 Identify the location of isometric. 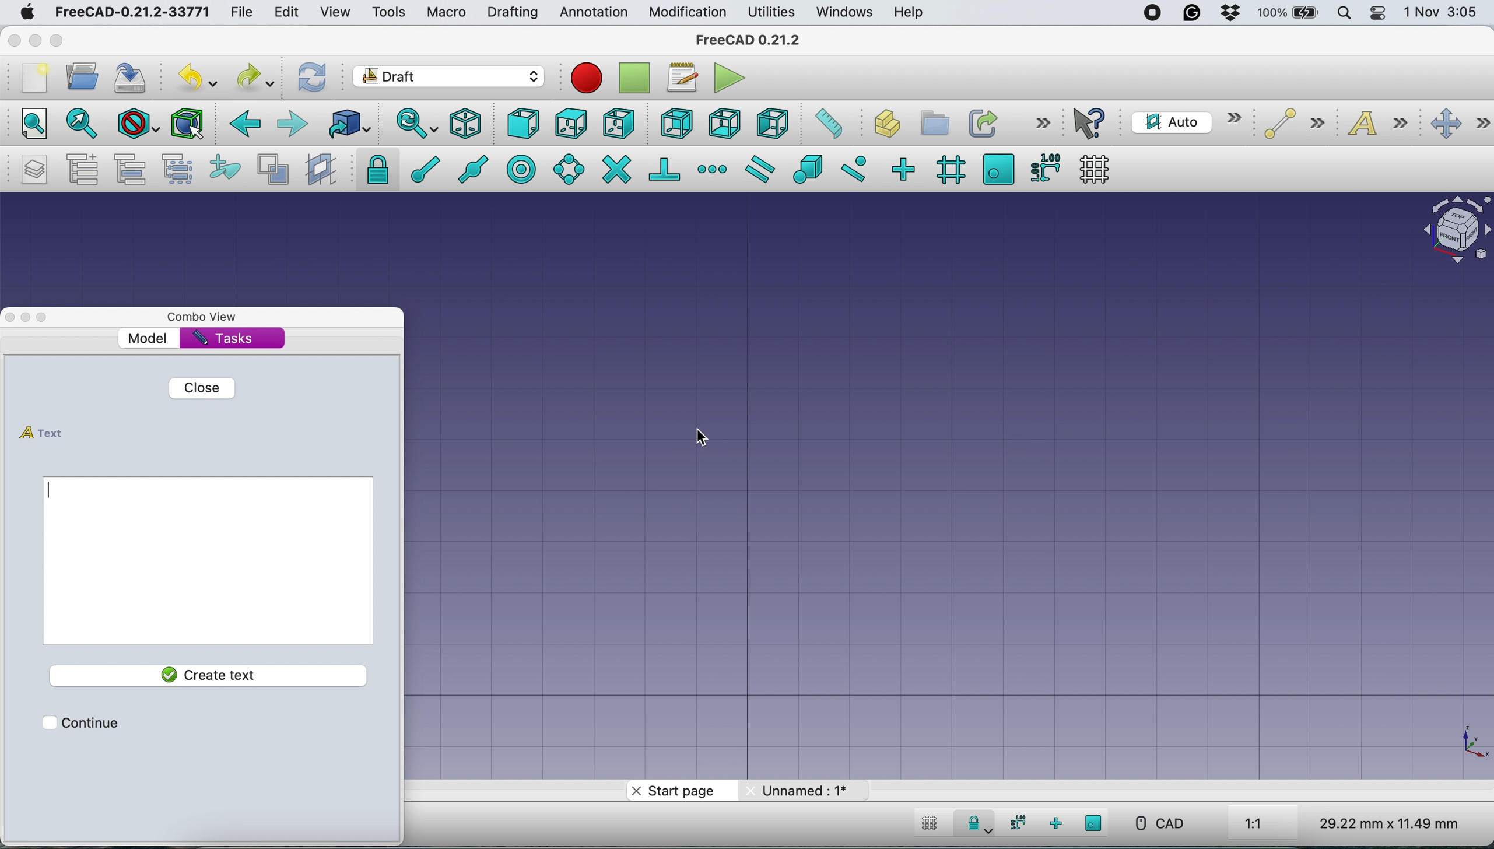
(465, 124).